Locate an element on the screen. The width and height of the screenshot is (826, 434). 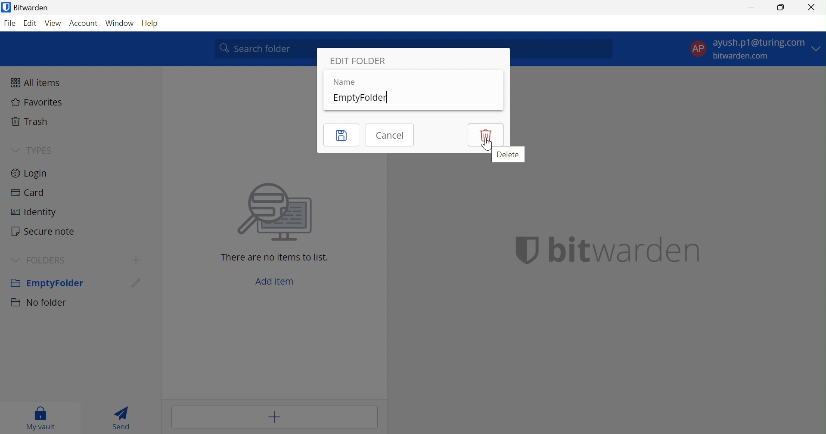
File is located at coordinates (9, 24).